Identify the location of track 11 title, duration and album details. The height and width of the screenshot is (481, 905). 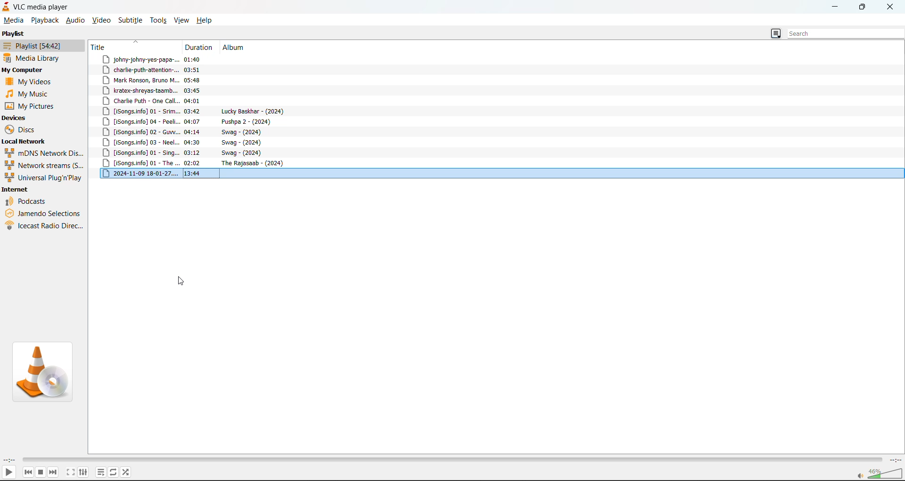
(197, 164).